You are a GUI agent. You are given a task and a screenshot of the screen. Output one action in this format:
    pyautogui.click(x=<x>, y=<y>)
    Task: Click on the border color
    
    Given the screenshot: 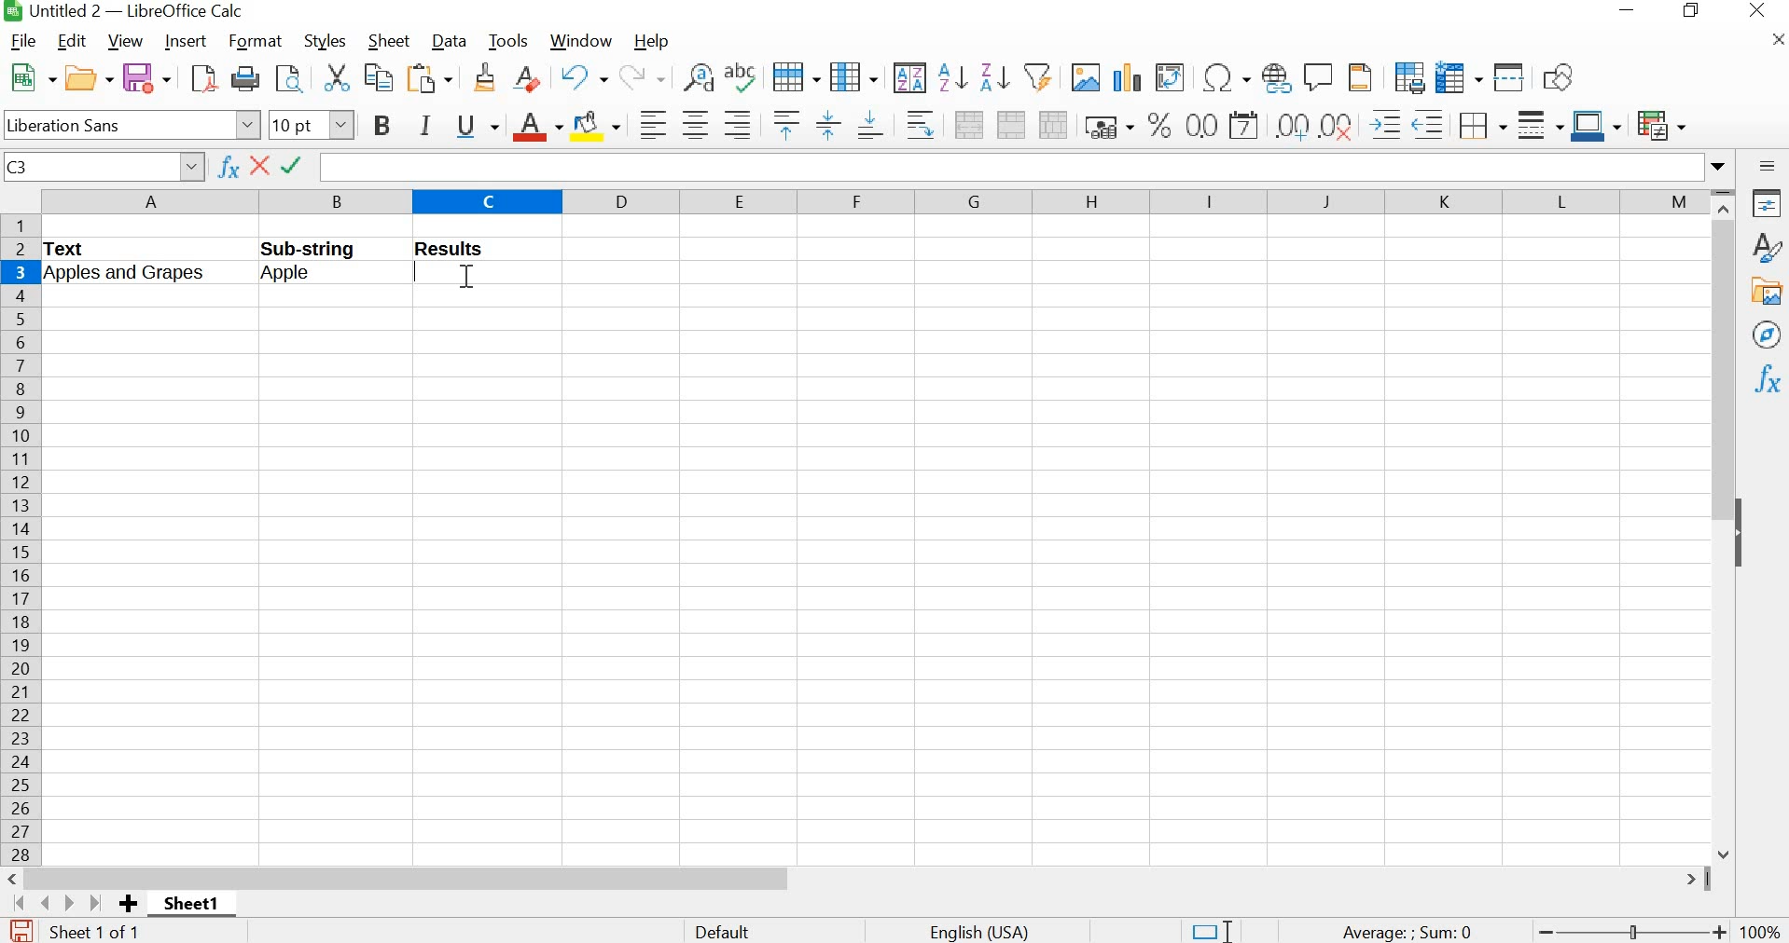 What is the action you would take?
    pyautogui.click(x=1596, y=125)
    